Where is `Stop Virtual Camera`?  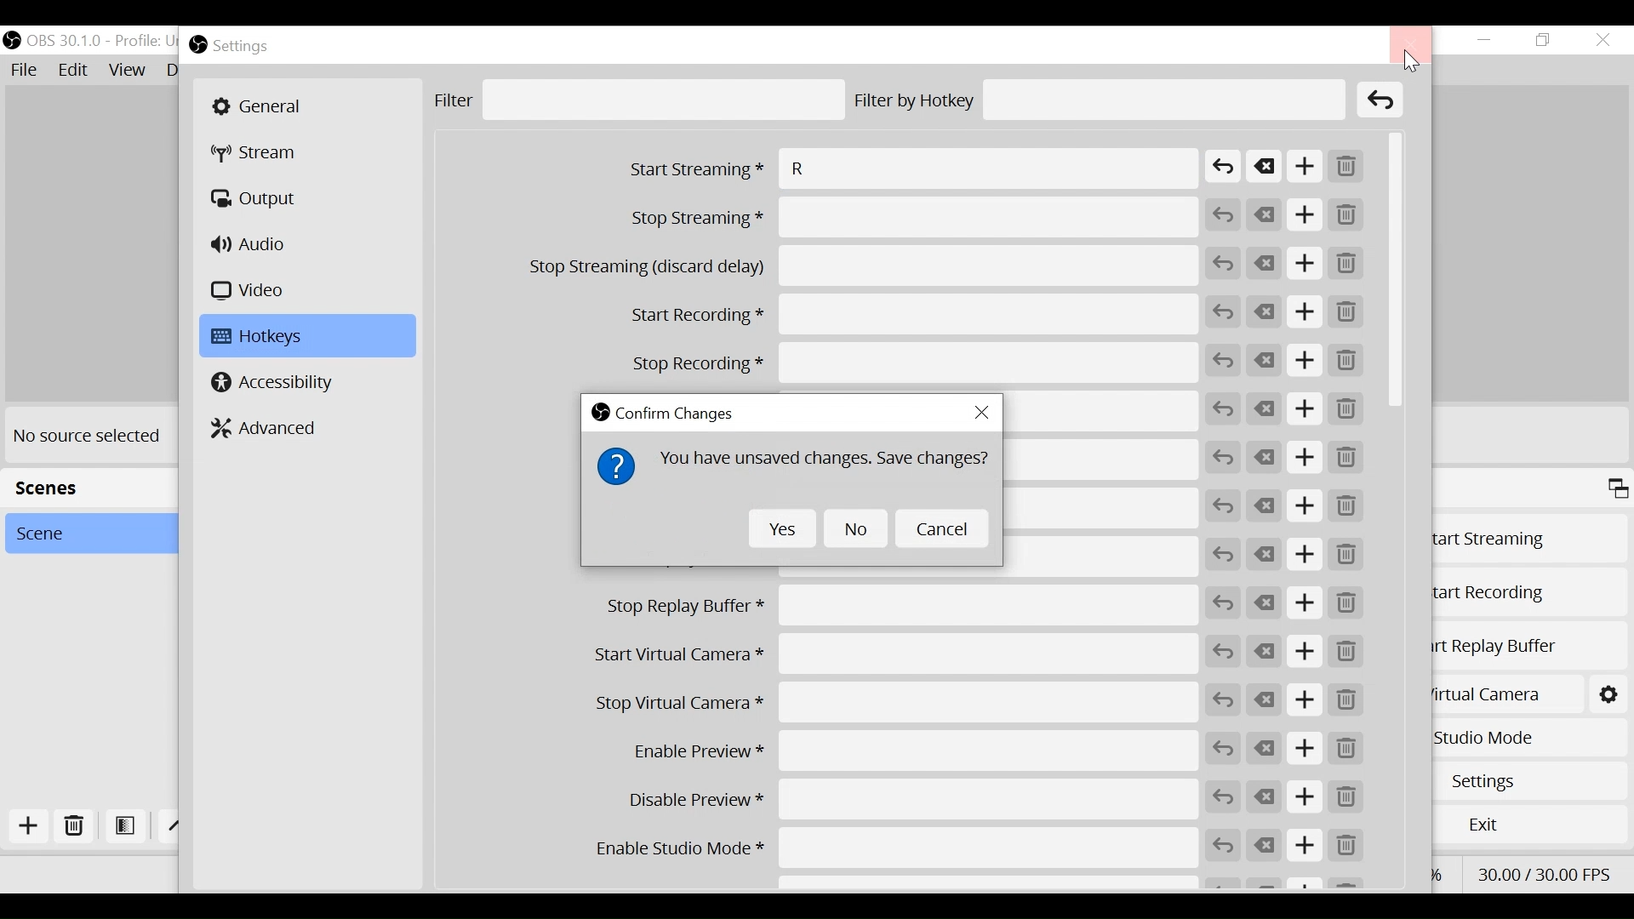 Stop Virtual Camera is located at coordinates (894, 702).